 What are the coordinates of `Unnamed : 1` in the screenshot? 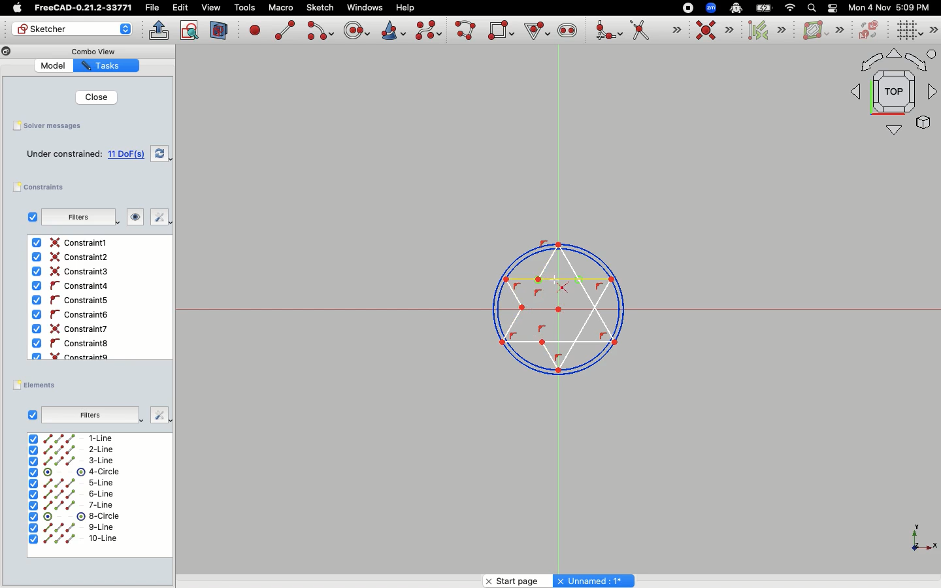 It's located at (593, 579).